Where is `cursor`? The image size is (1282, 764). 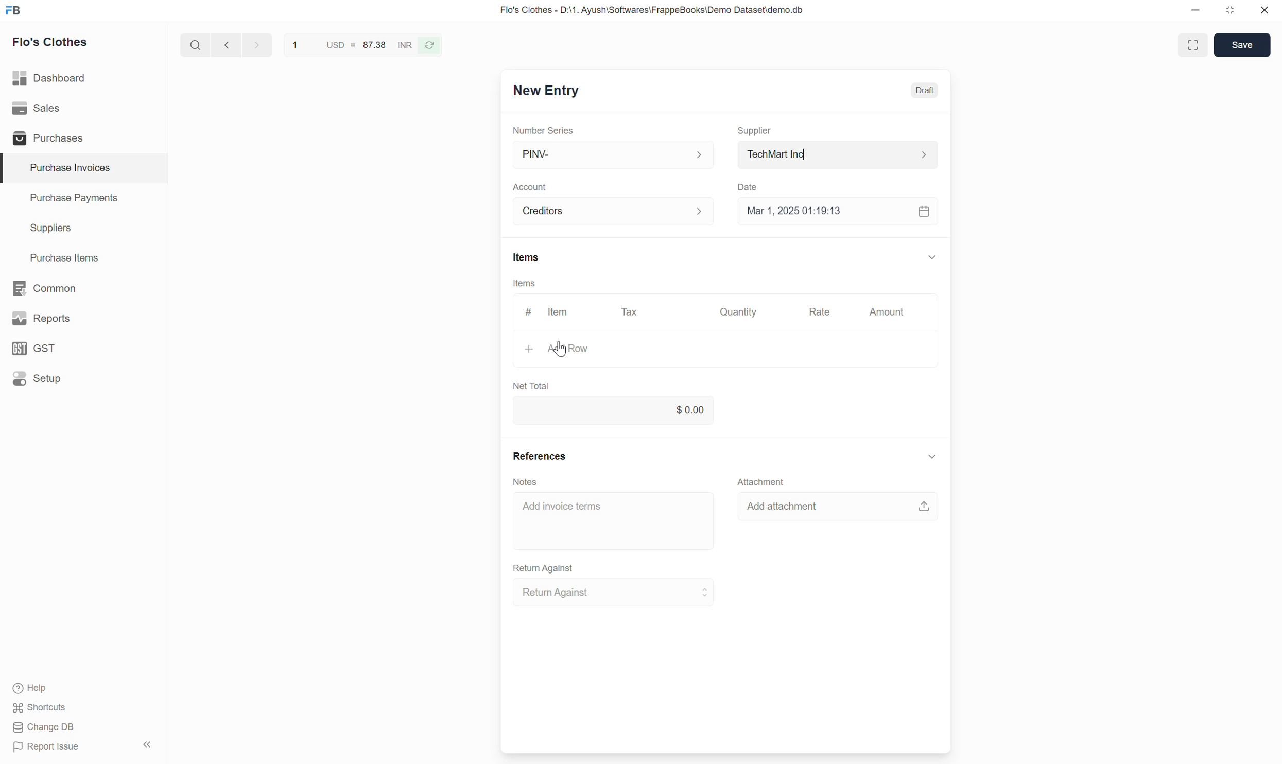
cursor is located at coordinates (559, 355).